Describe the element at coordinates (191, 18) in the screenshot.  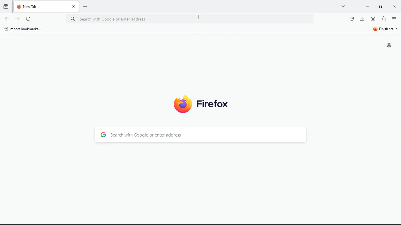
I see `Search bar` at that location.